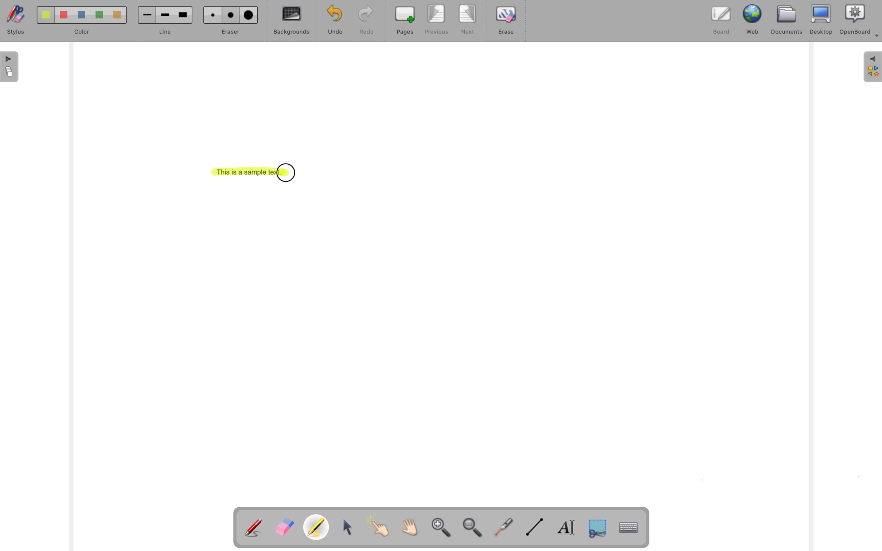  What do you see at coordinates (436, 20) in the screenshot?
I see `previous` at bounding box center [436, 20].